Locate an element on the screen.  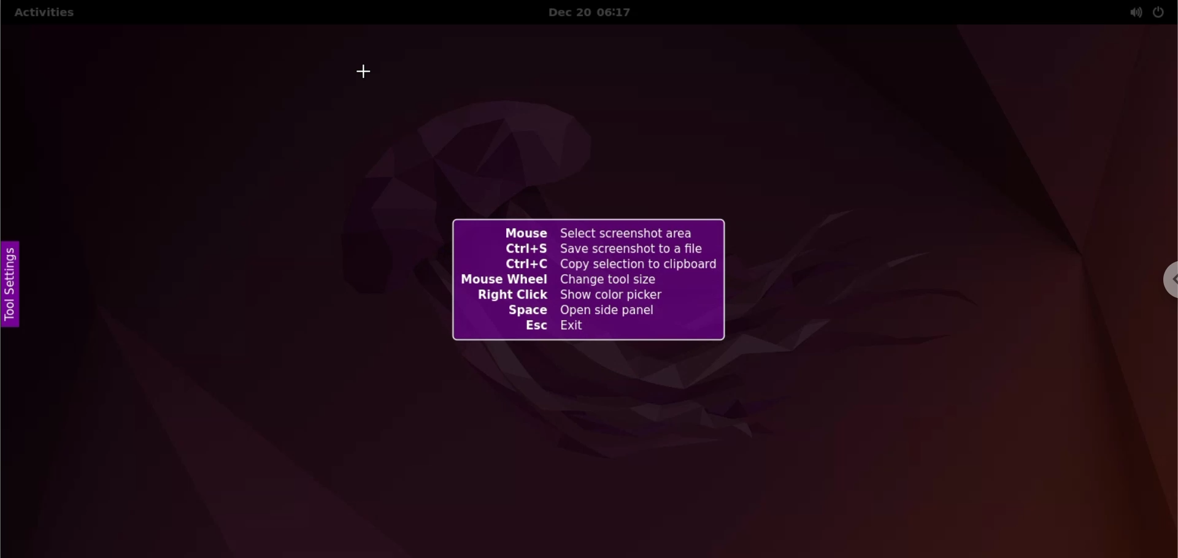
power options is located at coordinates (1159, 12).